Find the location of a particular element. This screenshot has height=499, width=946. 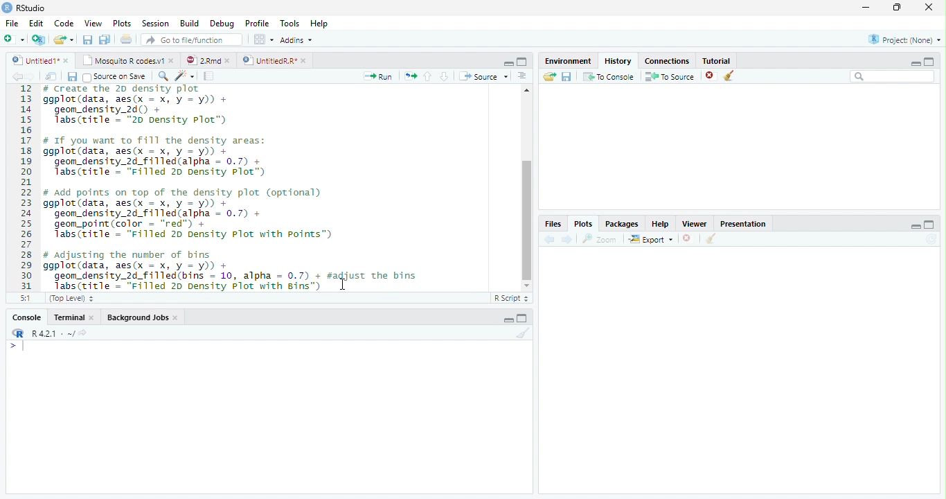

export is located at coordinates (650, 240).